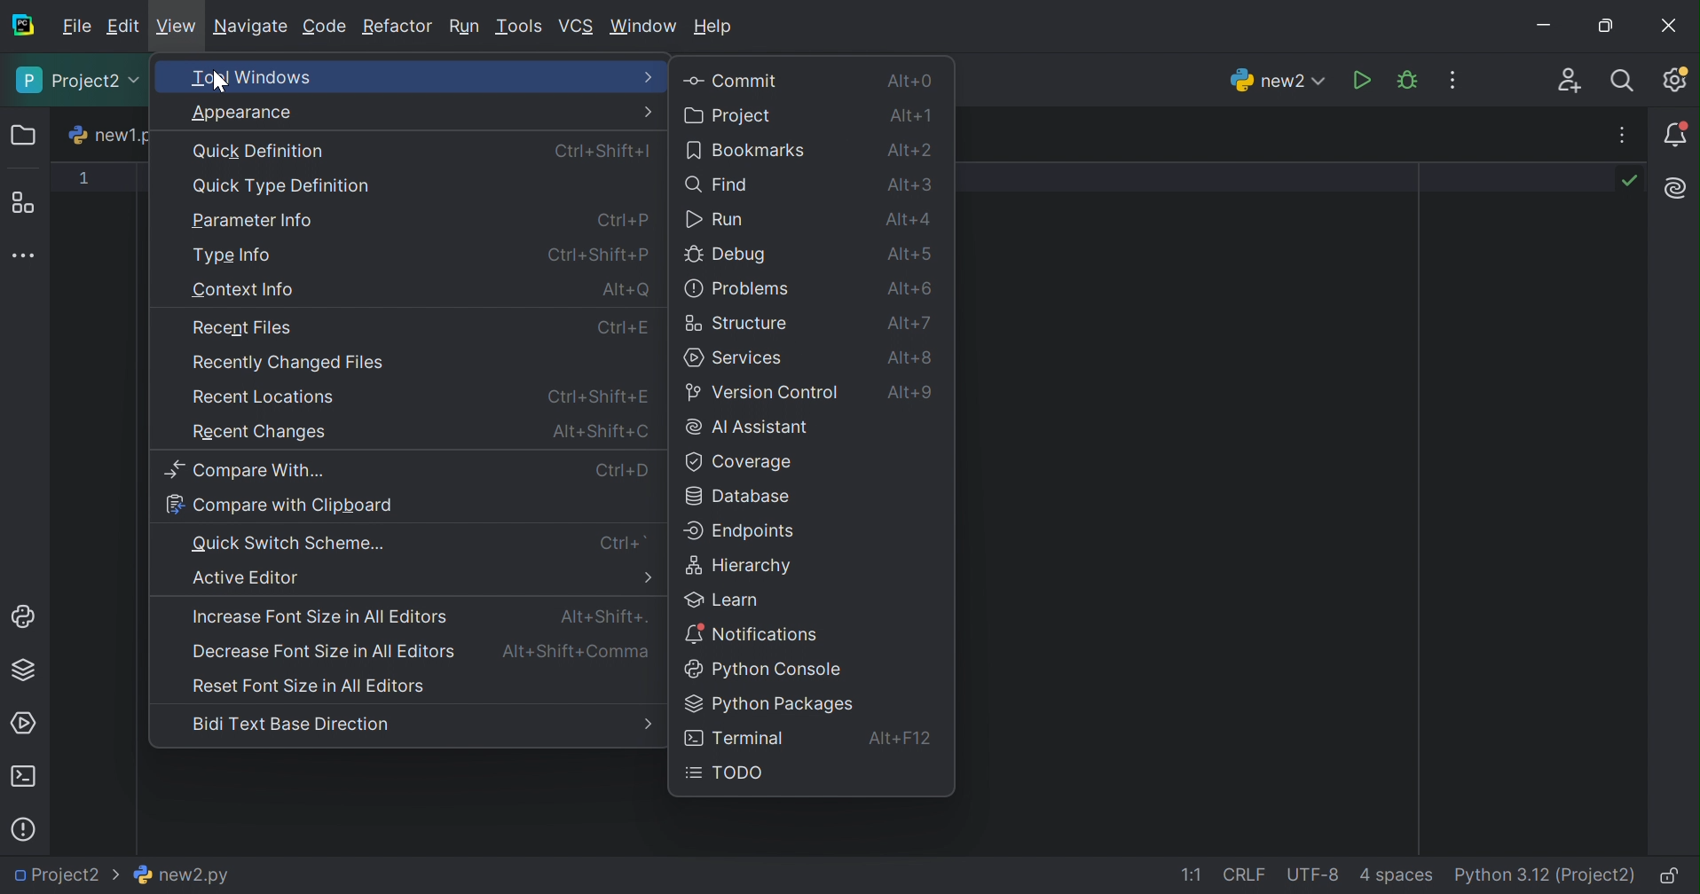  I want to click on Ctrl+D, so click(622, 469).